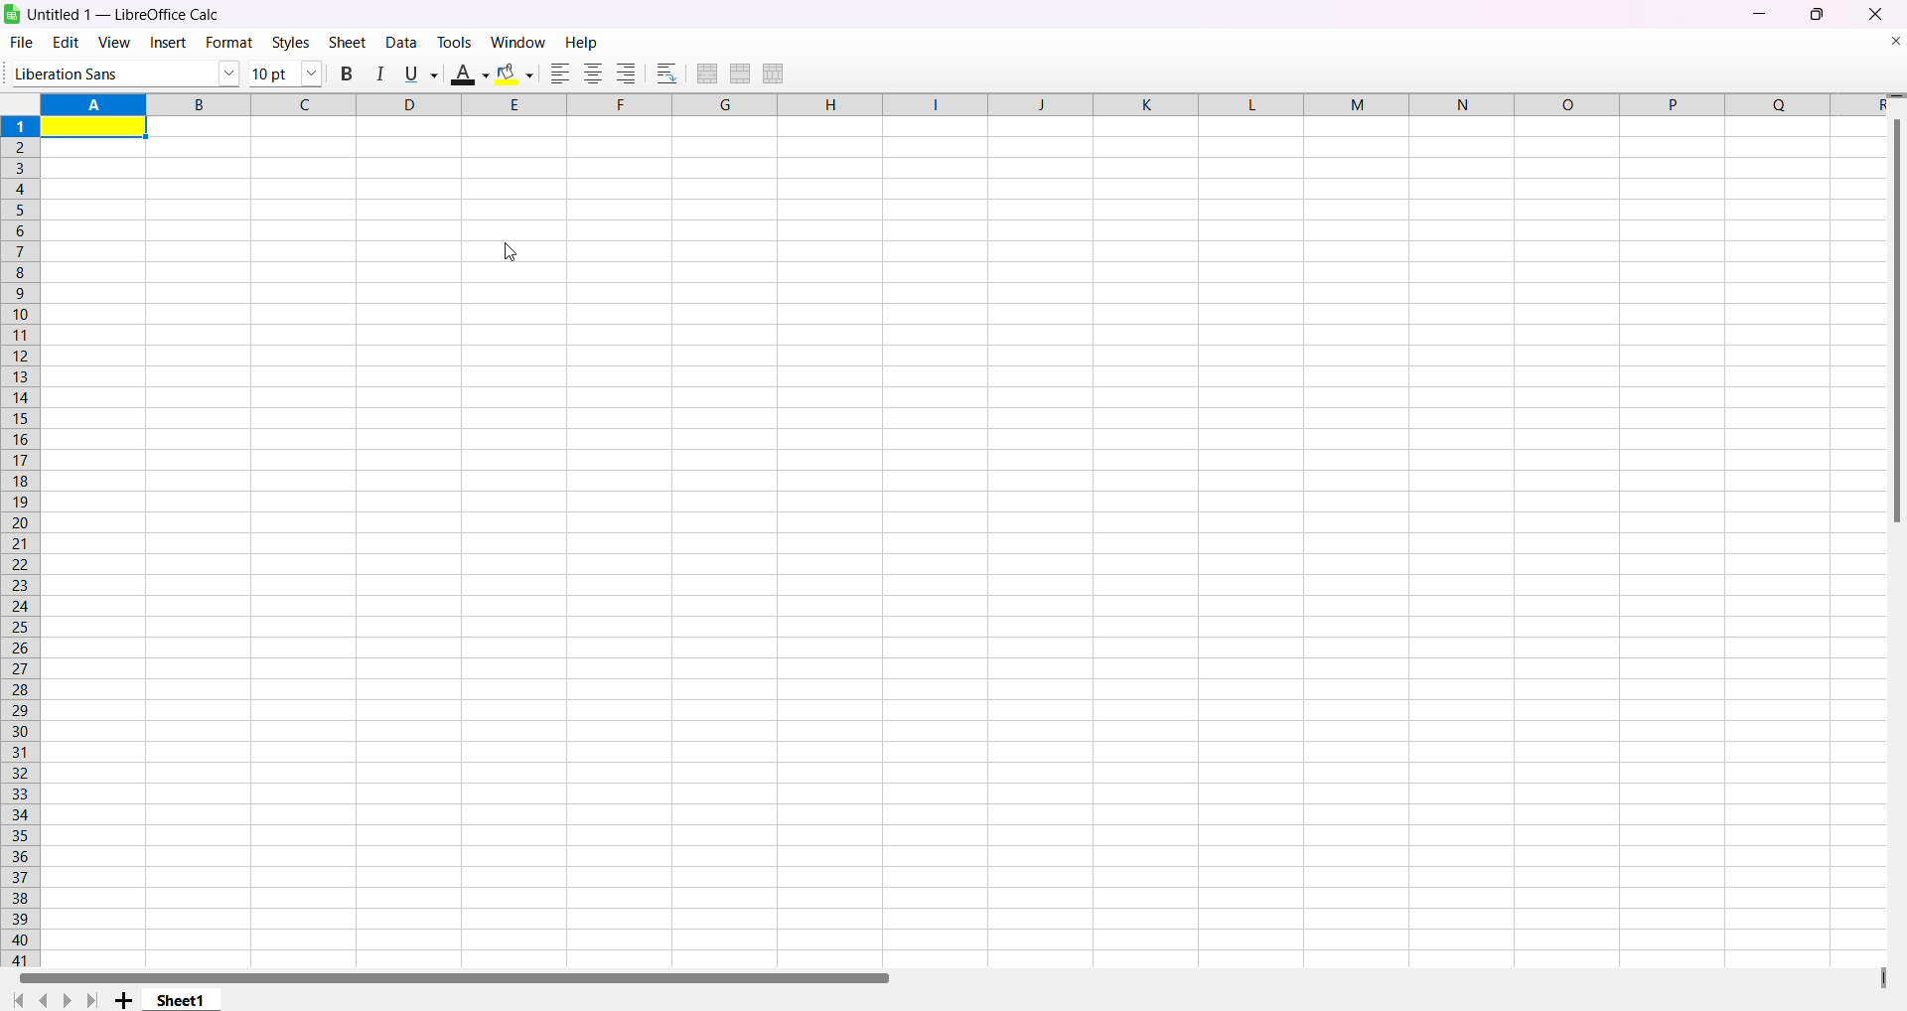  I want to click on sheet, so click(350, 44).